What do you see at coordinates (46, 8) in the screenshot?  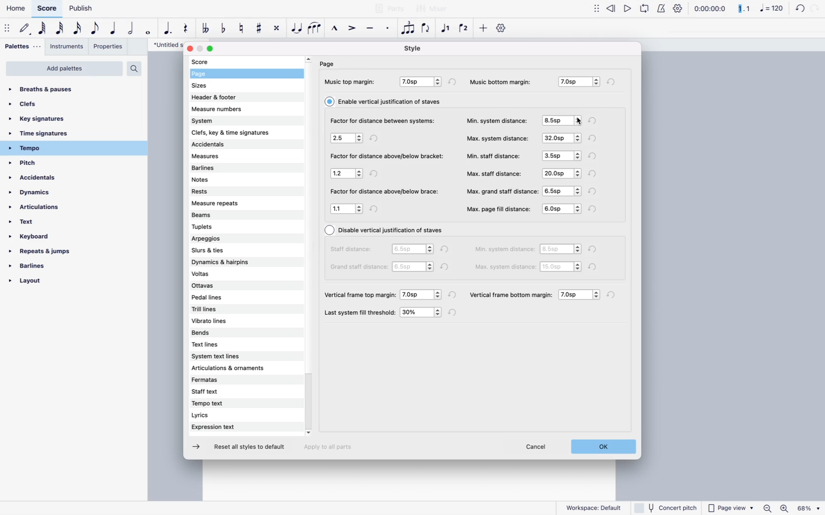 I see `Score` at bounding box center [46, 8].